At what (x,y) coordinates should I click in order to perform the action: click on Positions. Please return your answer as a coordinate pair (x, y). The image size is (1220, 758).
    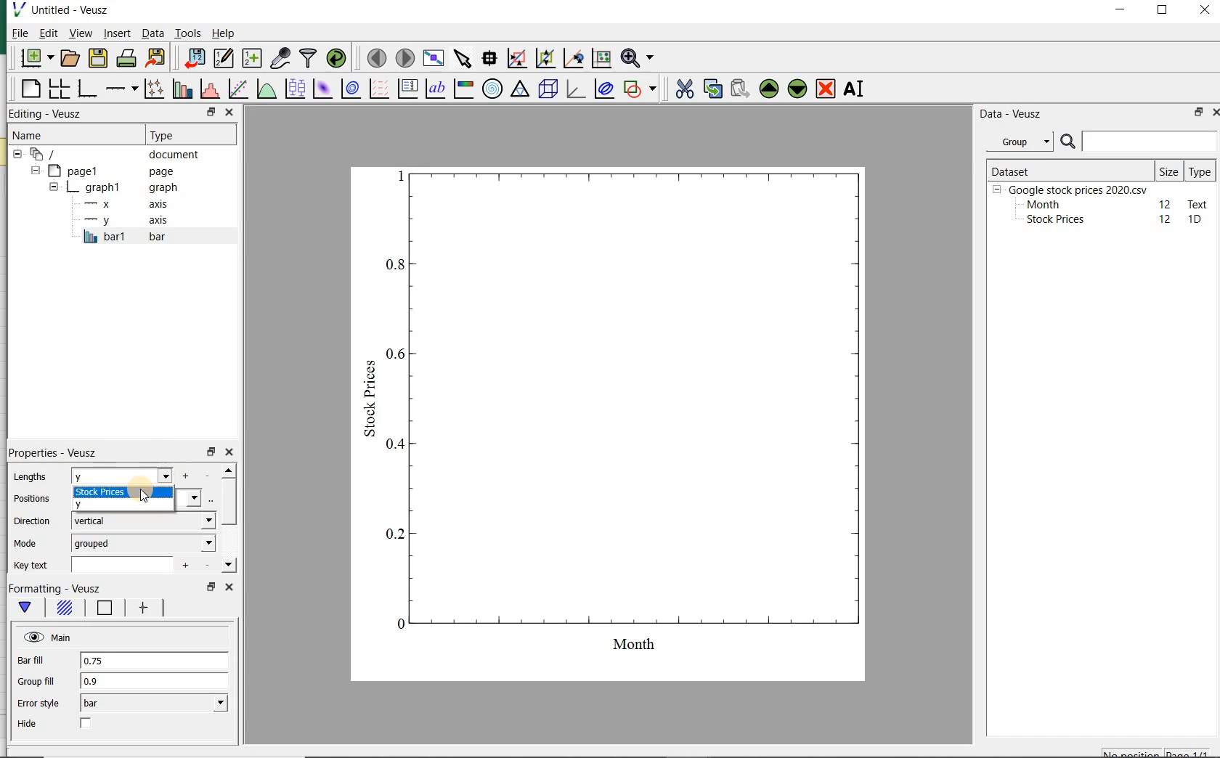
    Looking at the image, I should click on (30, 497).